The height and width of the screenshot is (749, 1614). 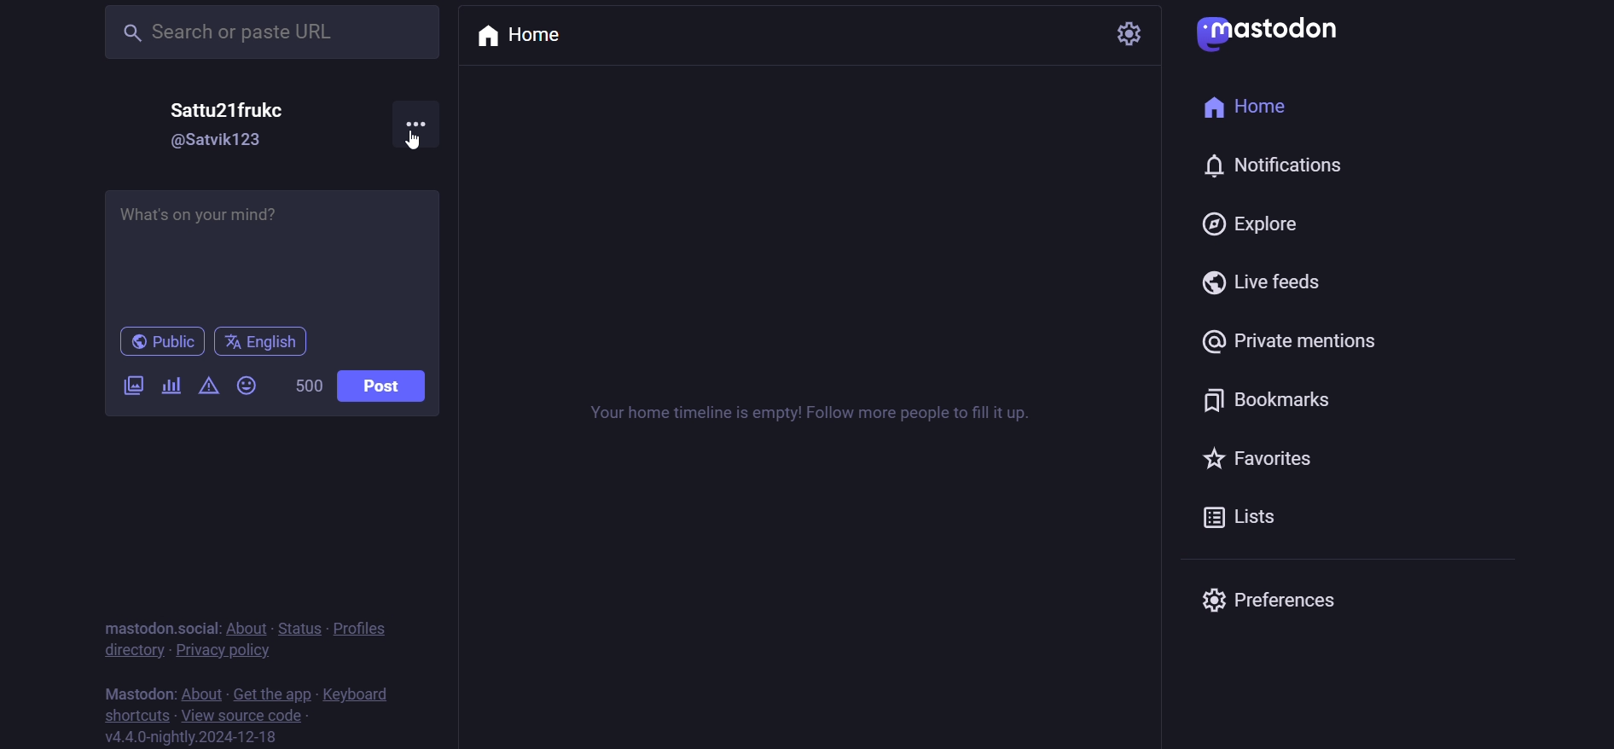 What do you see at coordinates (245, 385) in the screenshot?
I see `emoji` at bounding box center [245, 385].